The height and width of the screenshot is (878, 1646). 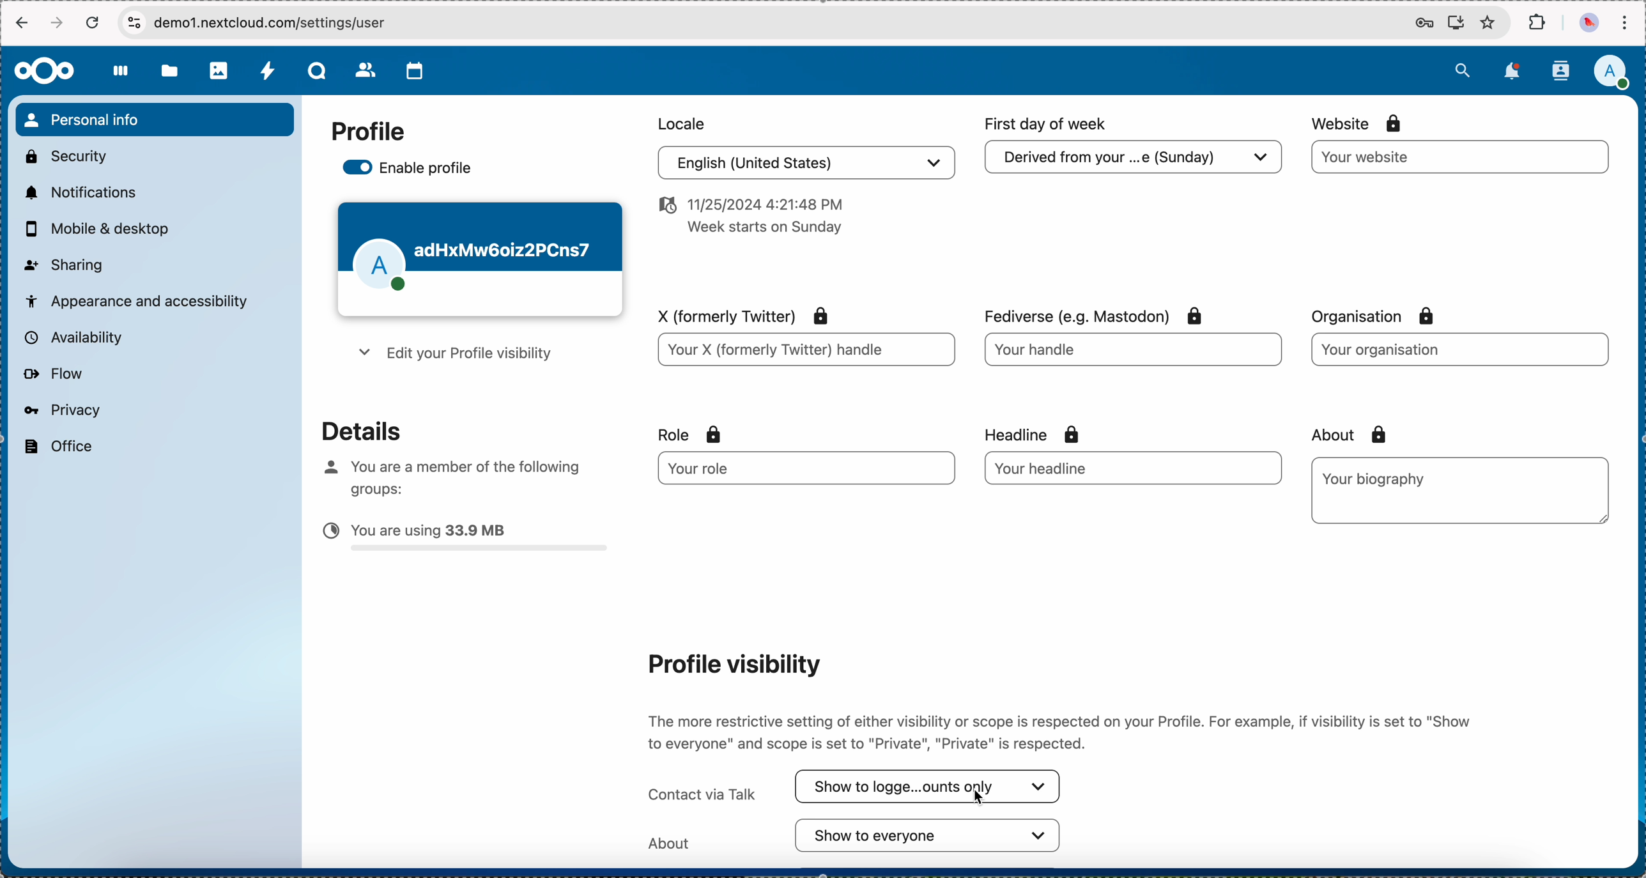 What do you see at coordinates (169, 73) in the screenshot?
I see `files` at bounding box center [169, 73].